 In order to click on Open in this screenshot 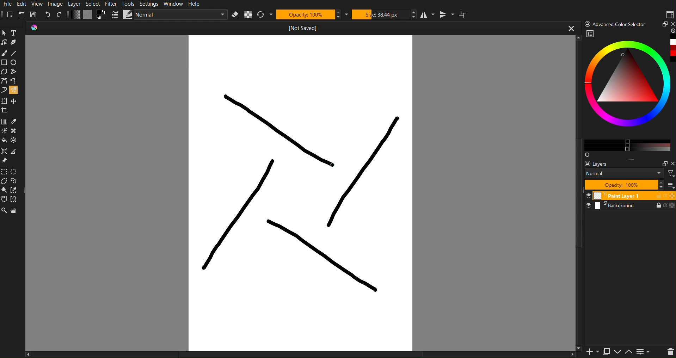, I will do `click(21, 14)`.